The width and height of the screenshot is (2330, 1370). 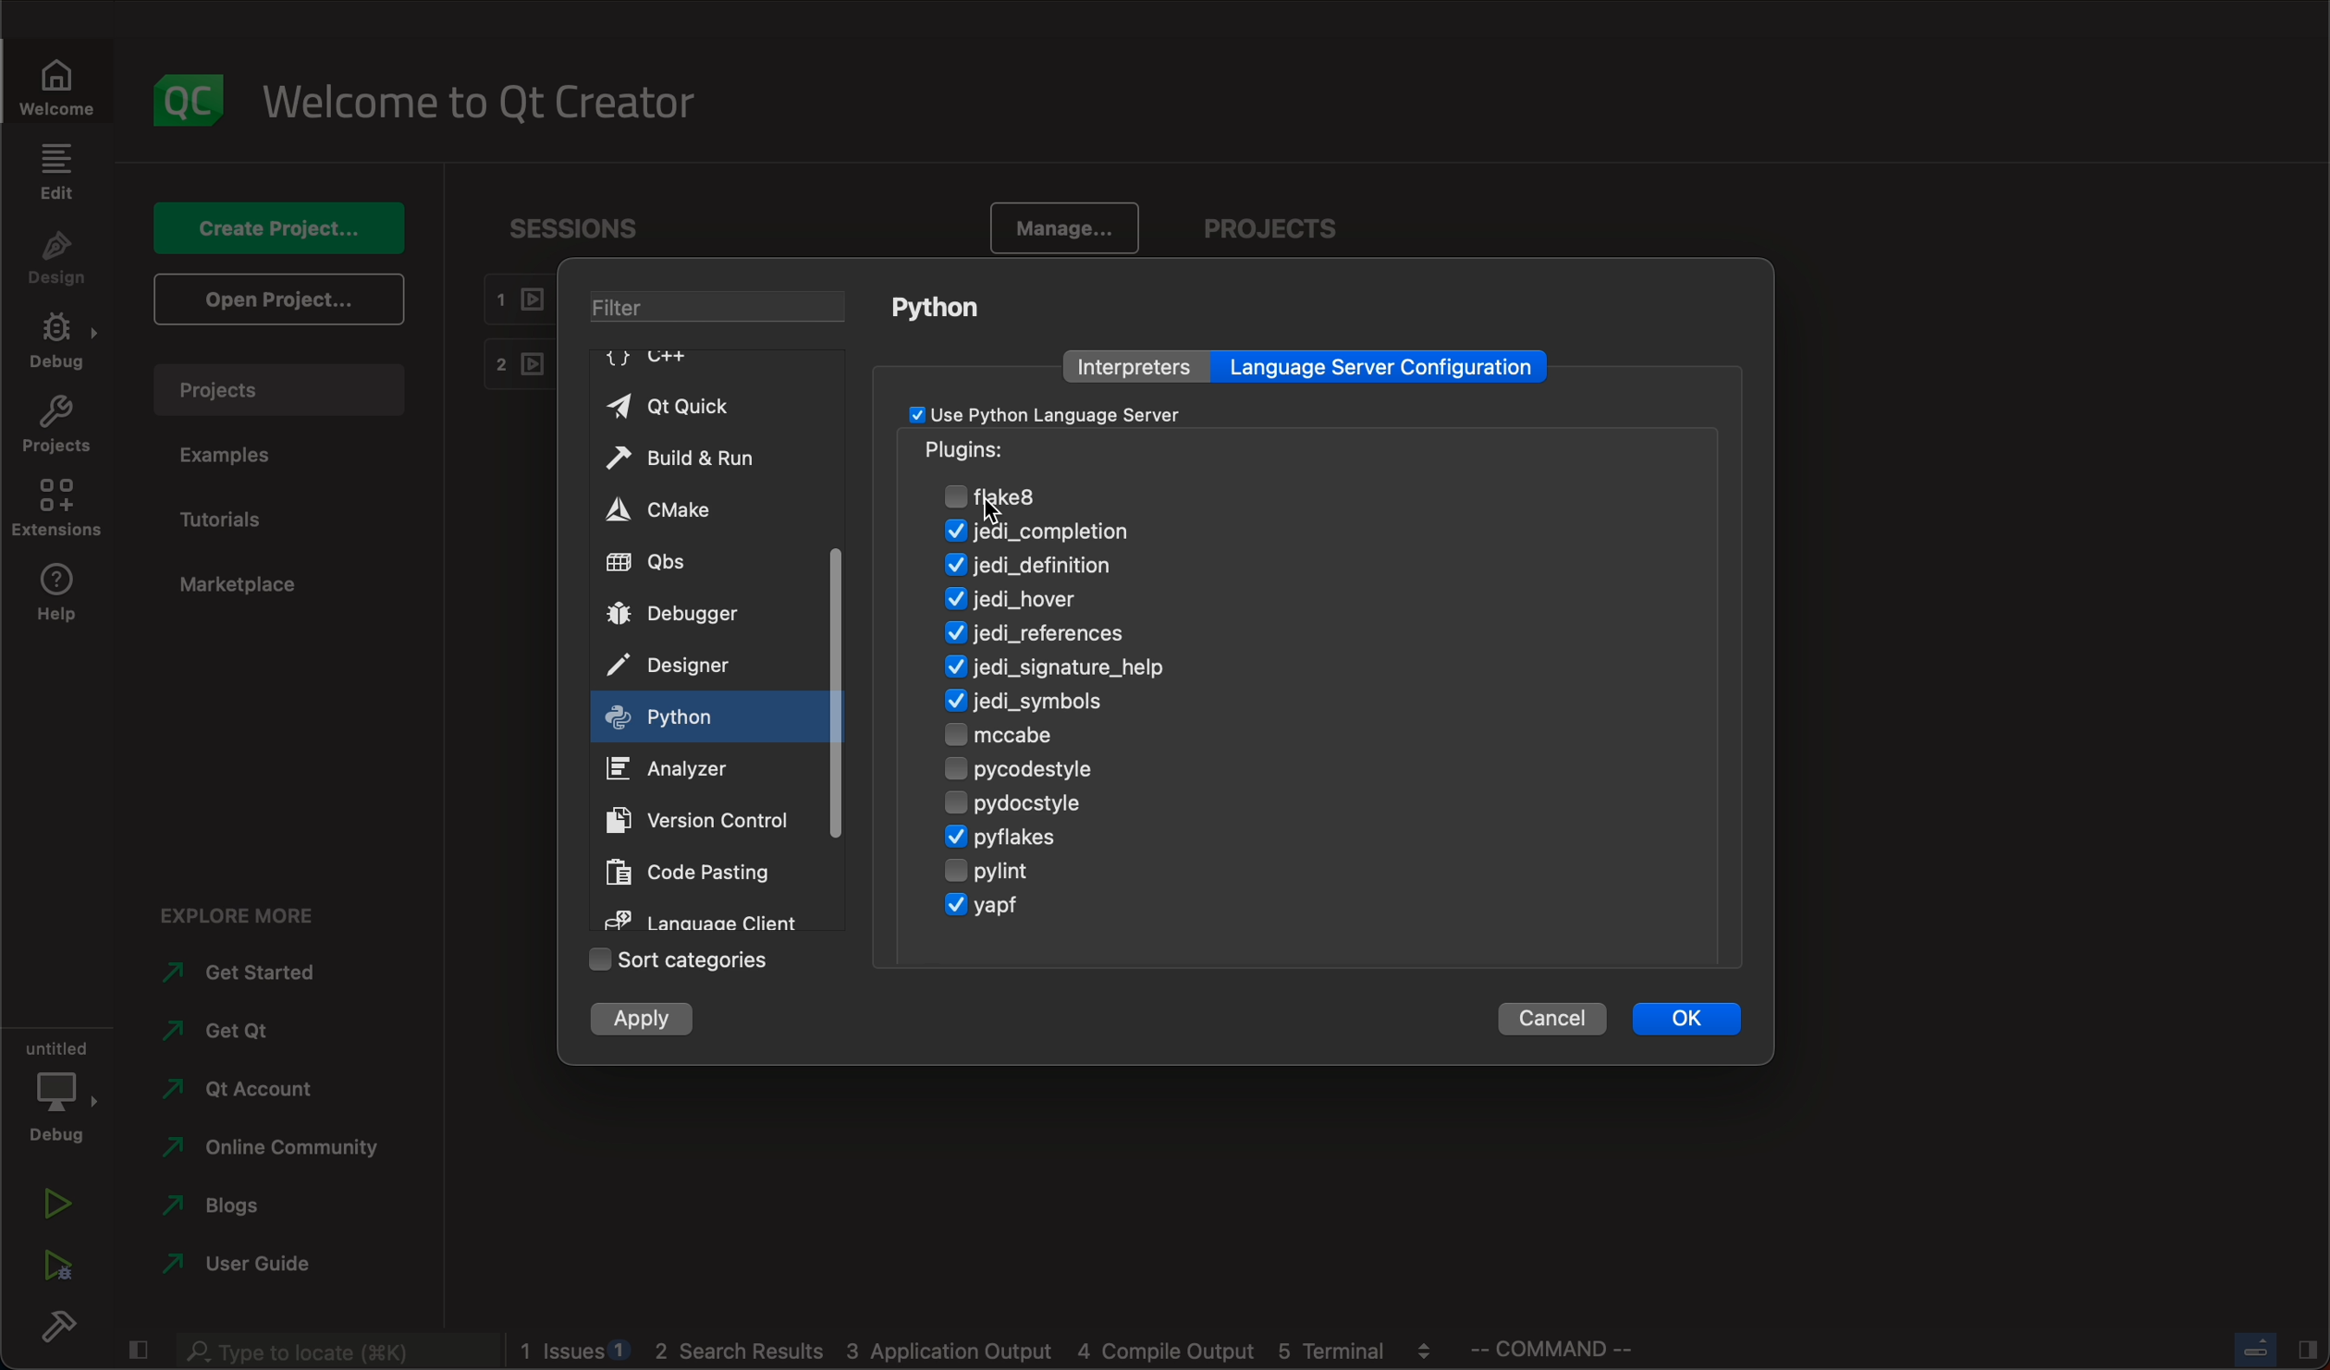 I want to click on account, so click(x=246, y=1091).